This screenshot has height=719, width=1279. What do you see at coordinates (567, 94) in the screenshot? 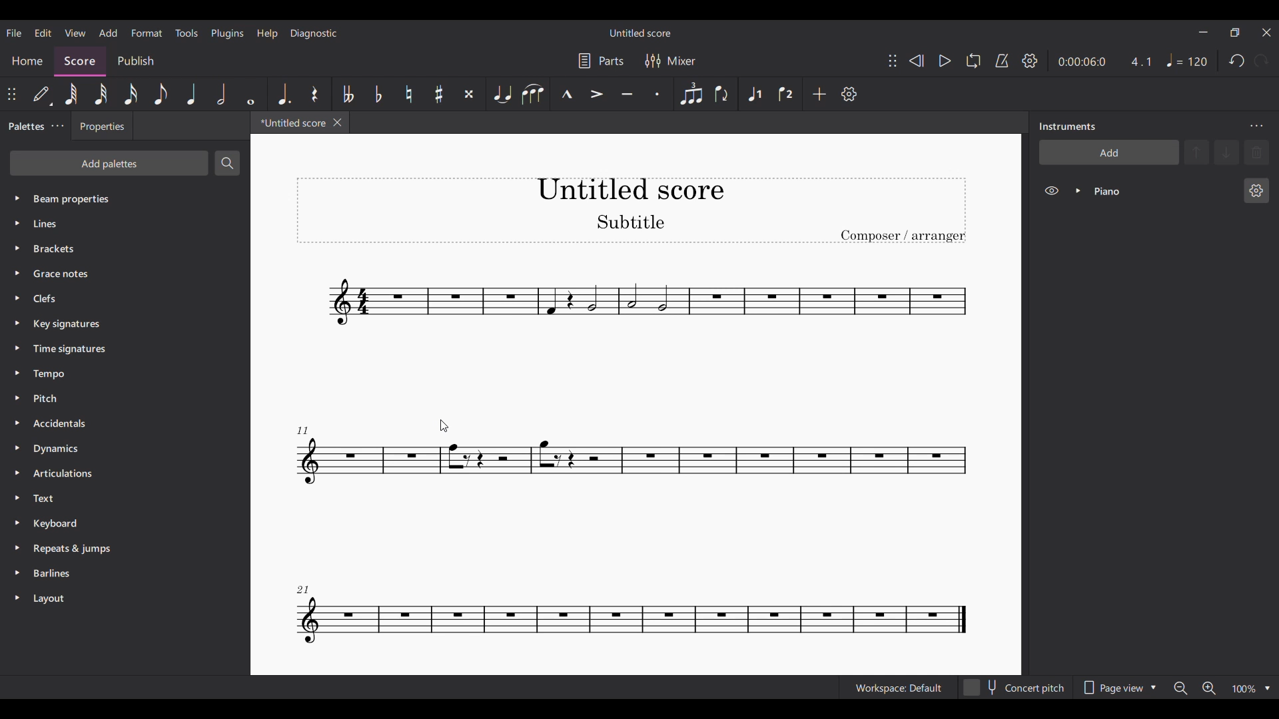
I see `Marcato` at bounding box center [567, 94].